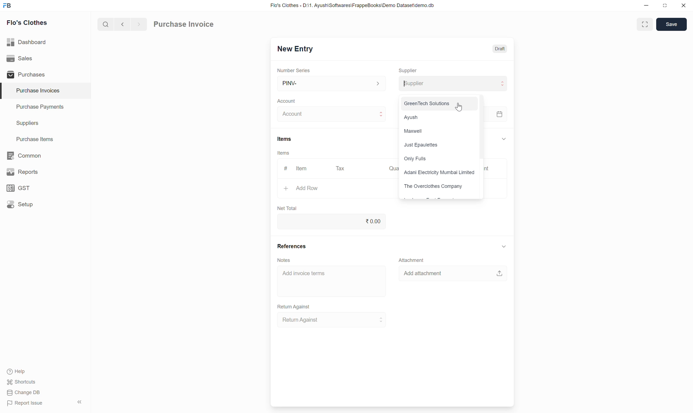 The image size is (693, 413). I want to click on # Item, so click(297, 168).